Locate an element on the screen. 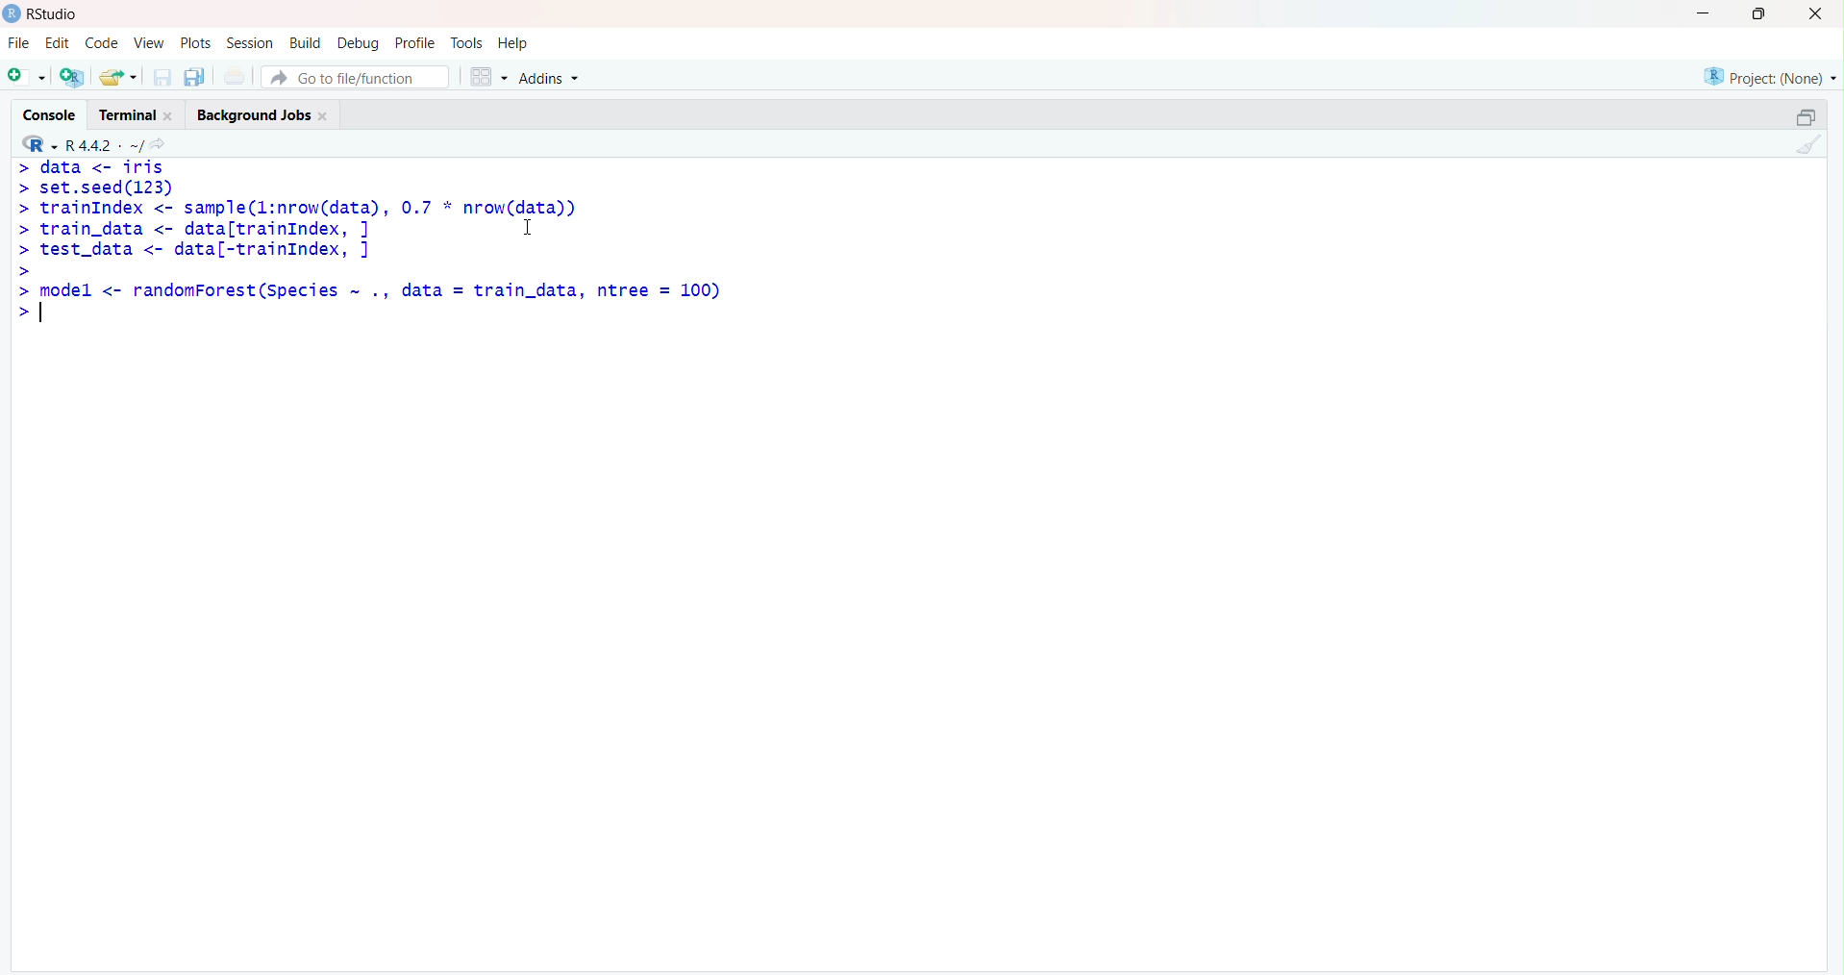 This screenshot has width=1844, height=975. Clear console (Ctrl + L) is located at coordinates (1807, 146).